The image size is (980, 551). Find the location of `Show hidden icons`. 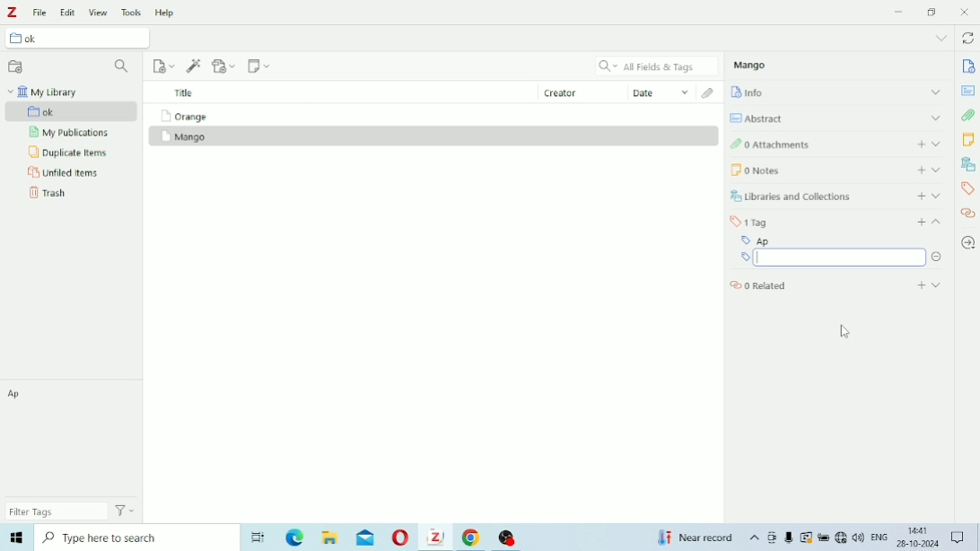

Show hidden icons is located at coordinates (755, 538).